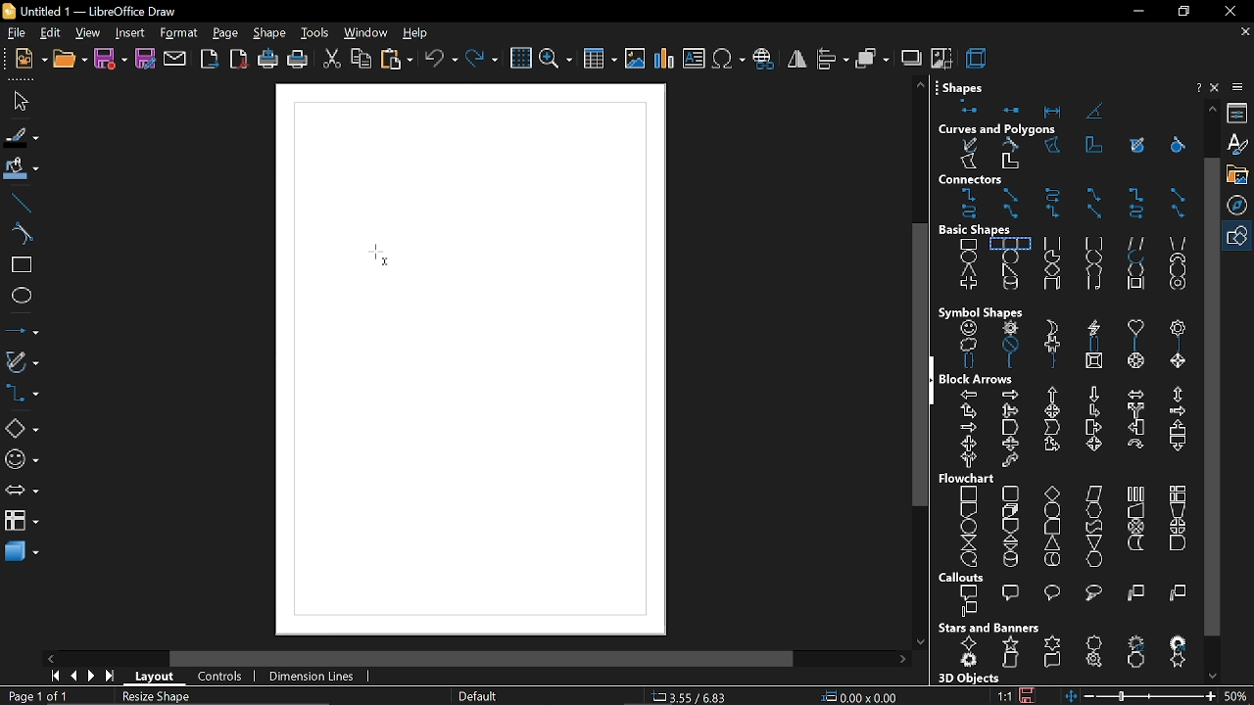 This screenshot has width=1254, height=705. Describe the element at coordinates (271, 34) in the screenshot. I see `shape` at that location.